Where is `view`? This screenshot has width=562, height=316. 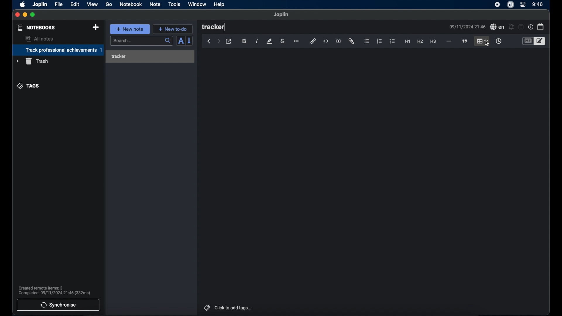 view is located at coordinates (92, 4).